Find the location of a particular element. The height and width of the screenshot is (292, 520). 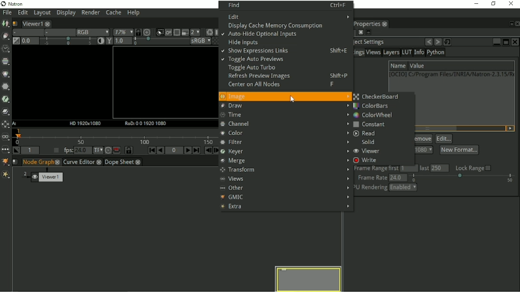

Solid is located at coordinates (371, 142).